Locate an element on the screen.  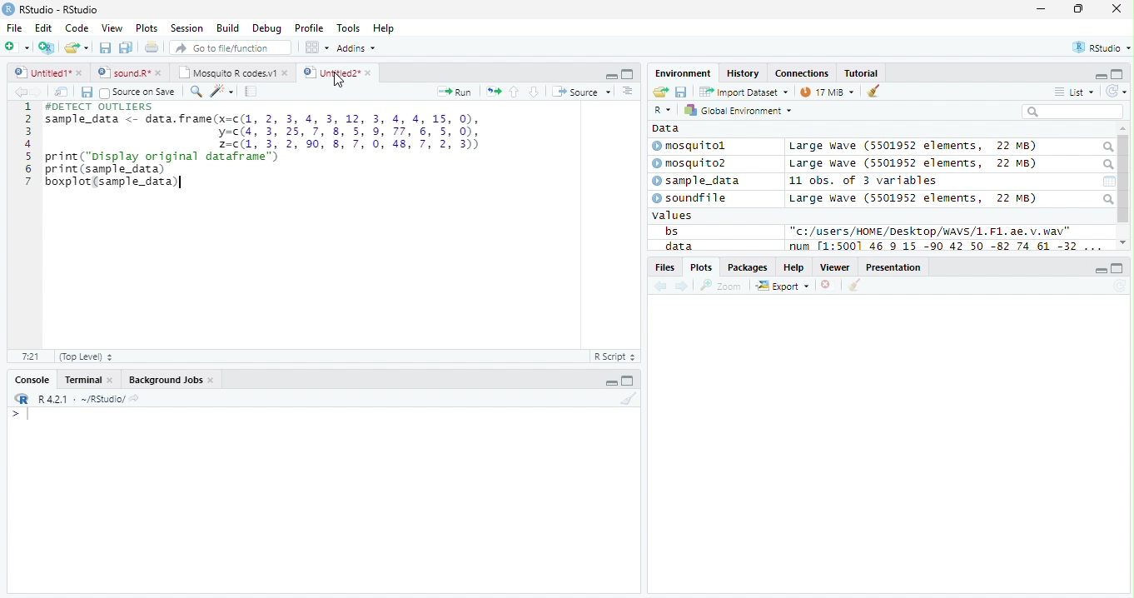
Import Dataset is located at coordinates (744, 92).